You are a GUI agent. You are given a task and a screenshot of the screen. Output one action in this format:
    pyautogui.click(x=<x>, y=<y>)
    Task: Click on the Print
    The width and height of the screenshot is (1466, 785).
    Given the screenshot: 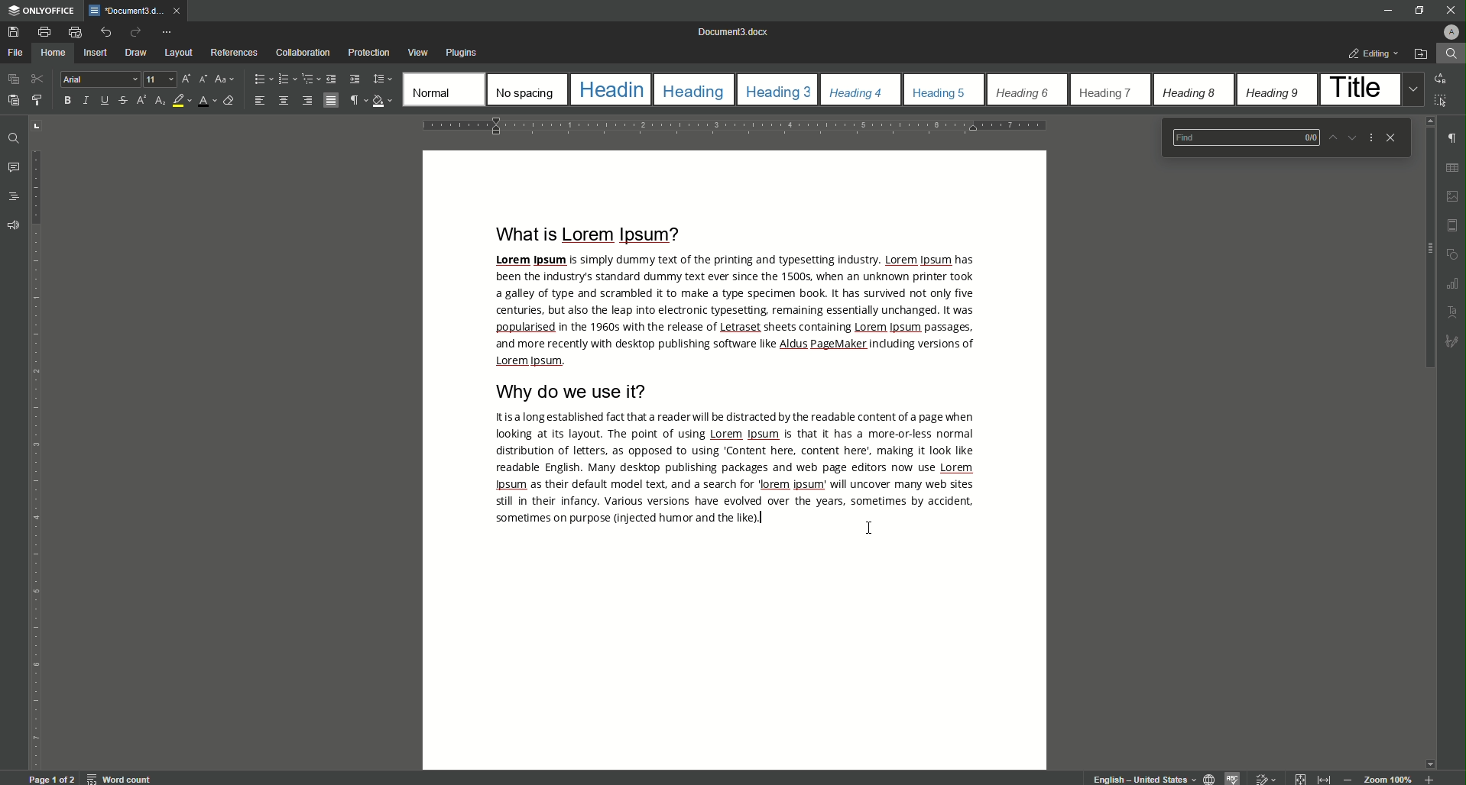 What is the action you would take?
    pyautogui.click(x=46, y=32)
    